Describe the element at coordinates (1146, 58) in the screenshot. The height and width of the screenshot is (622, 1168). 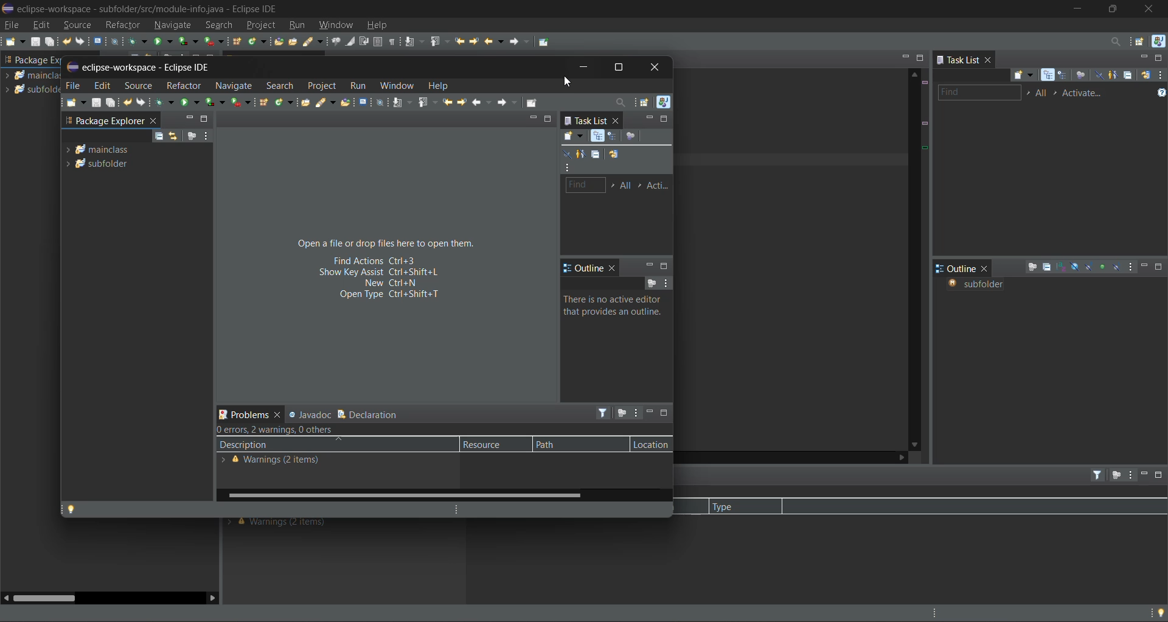
I see `minimize` at that location.